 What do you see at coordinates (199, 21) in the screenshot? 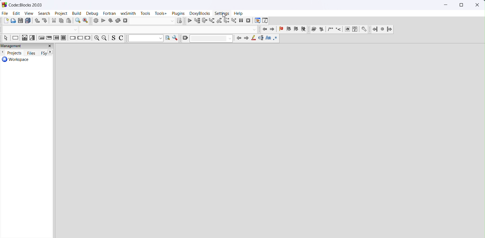
I see `run to cursor` at bounding box center [199, 21].